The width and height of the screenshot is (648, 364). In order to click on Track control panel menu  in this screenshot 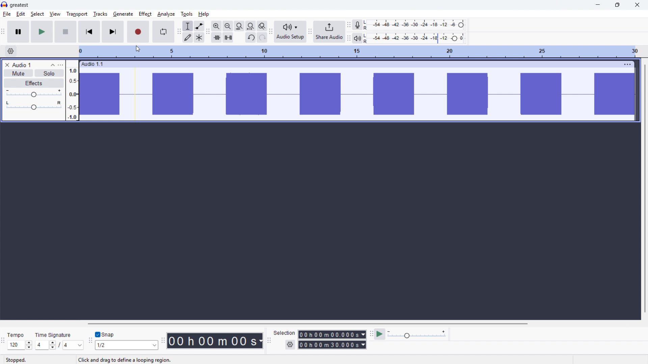, I will do `click(61, 65)`.